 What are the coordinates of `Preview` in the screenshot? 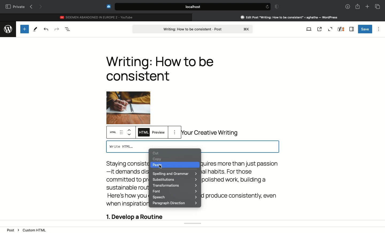 It's located at (159, 133).